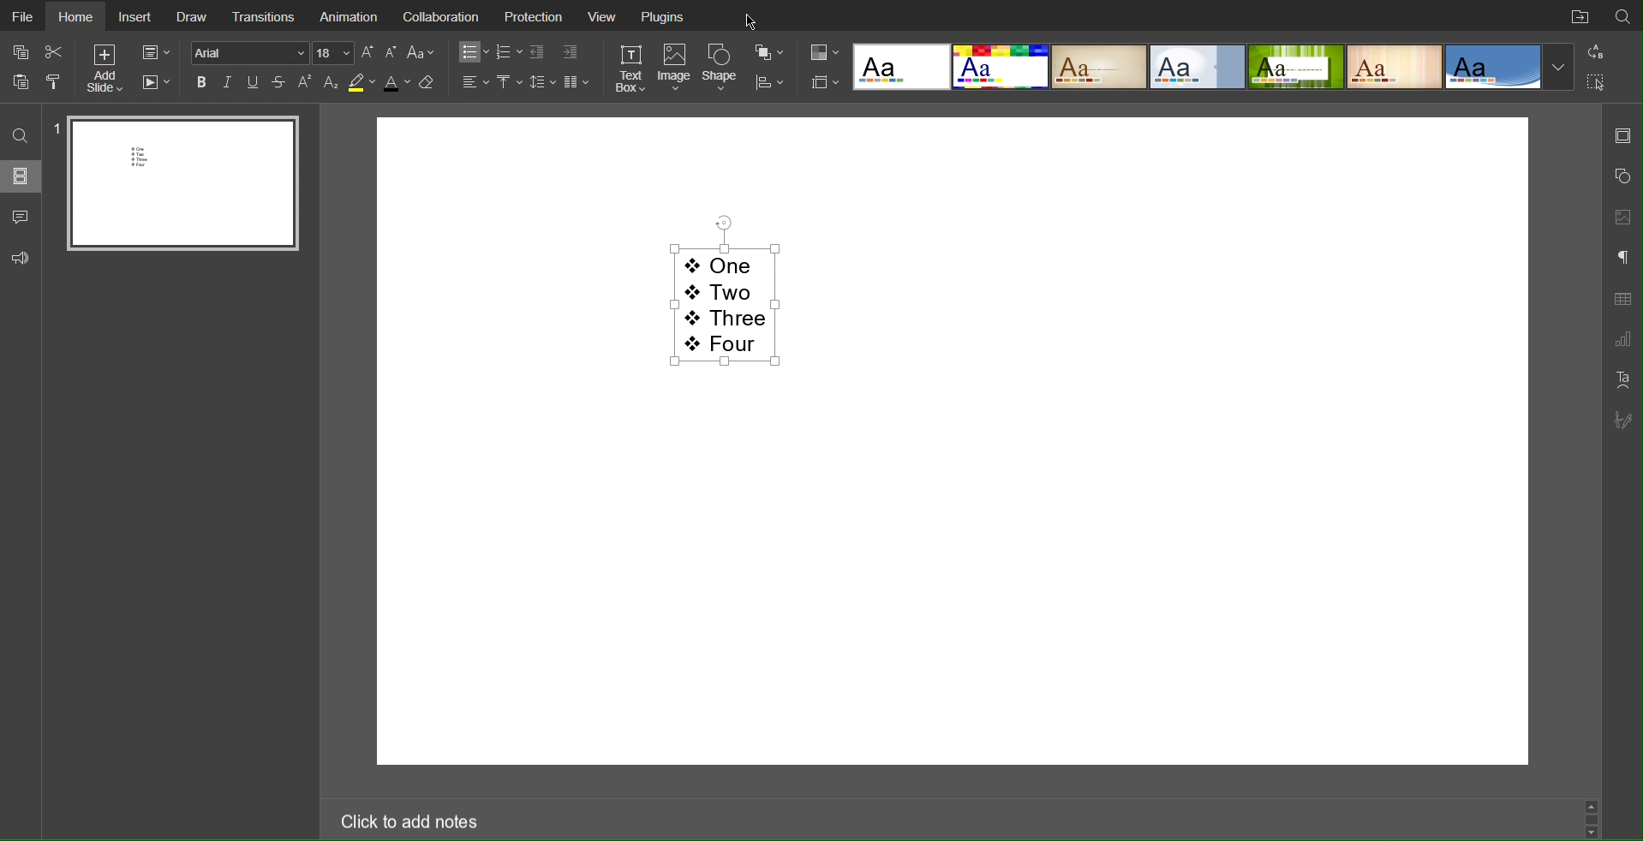 This screenshot has height=841, width=1643. Describe the element at coordinates (229, 82) in the screenshot. I see `Italics` at that location.